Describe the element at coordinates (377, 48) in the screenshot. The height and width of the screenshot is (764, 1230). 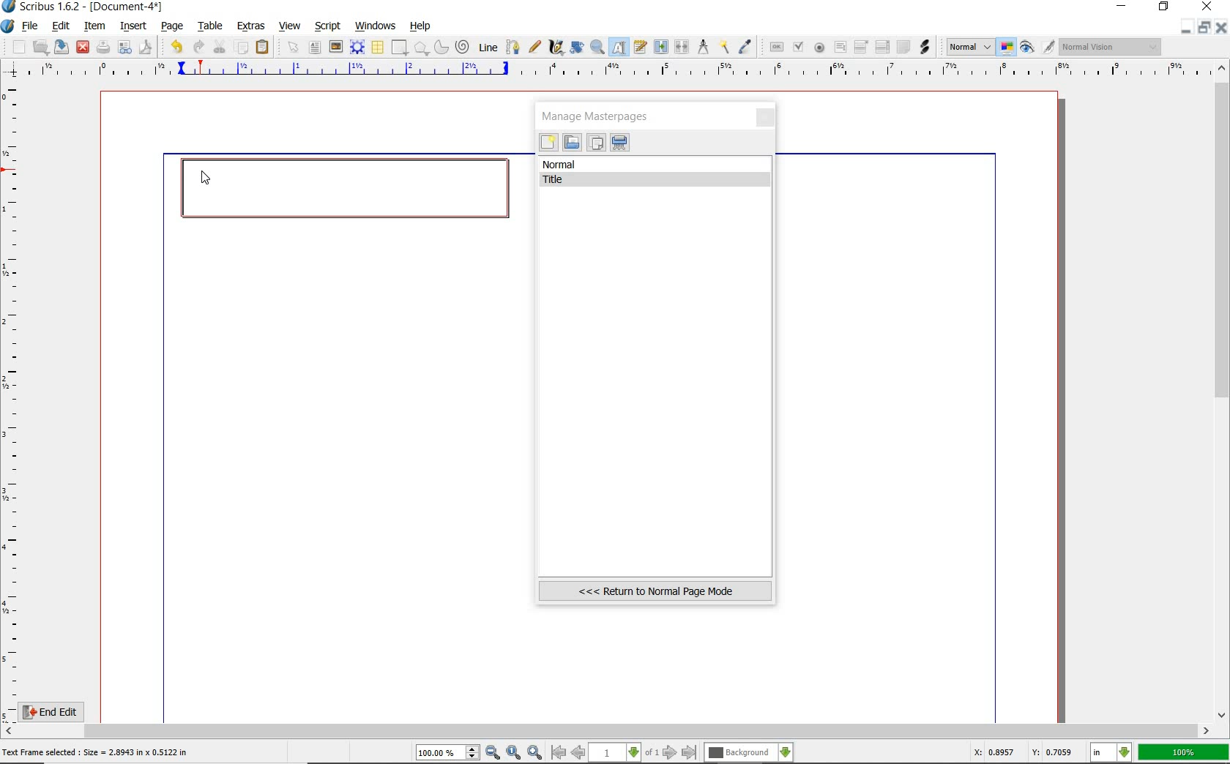
I see `table` at that location.